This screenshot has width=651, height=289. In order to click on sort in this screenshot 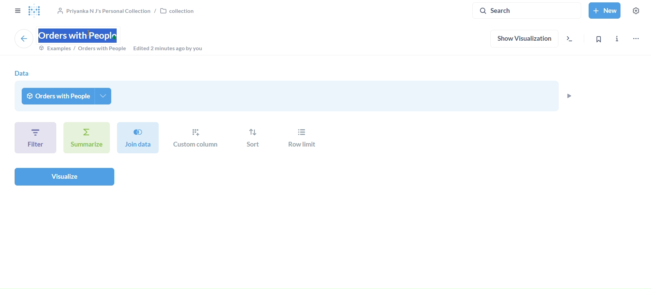, I will do `click(253, 138)`.